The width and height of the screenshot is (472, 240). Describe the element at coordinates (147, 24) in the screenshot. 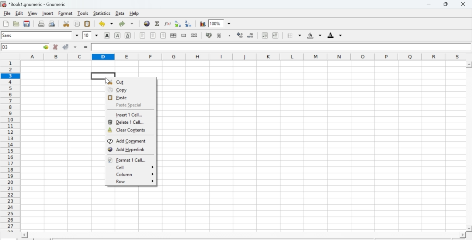

I see `Hyperlink` at that location.